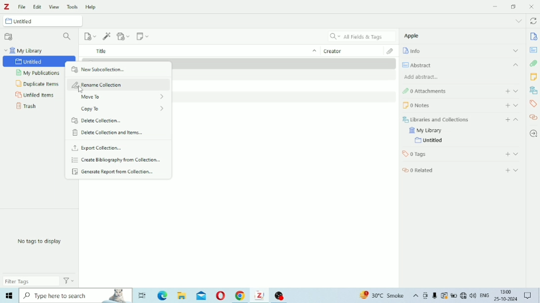 This screenshot has width=540, height=303. What do you see at coordinates (435, 119) in the screenshot?
I see `Libraries and Collections` at bounding box center [435, 119].